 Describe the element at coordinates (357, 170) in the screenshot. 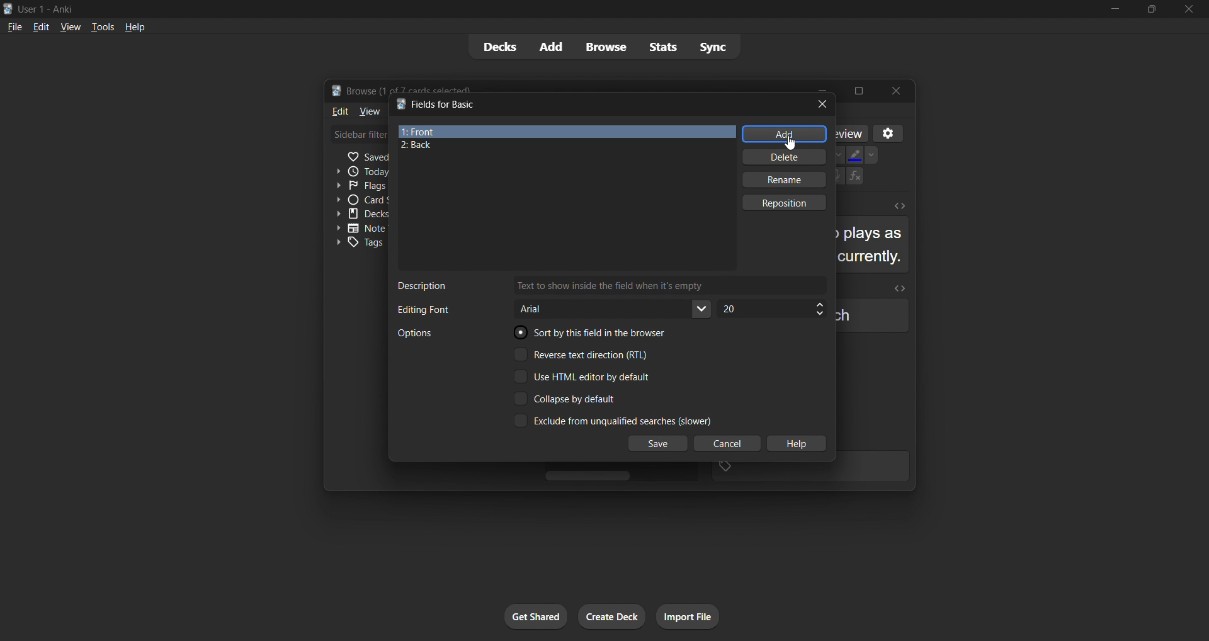

I see `Today` at that location.